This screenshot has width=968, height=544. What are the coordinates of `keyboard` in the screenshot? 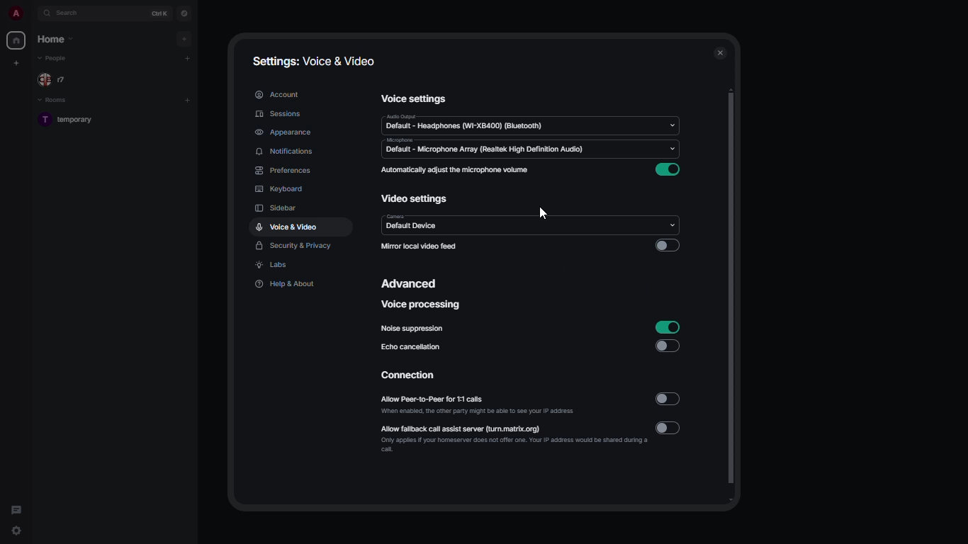 It's located at (280, 188).